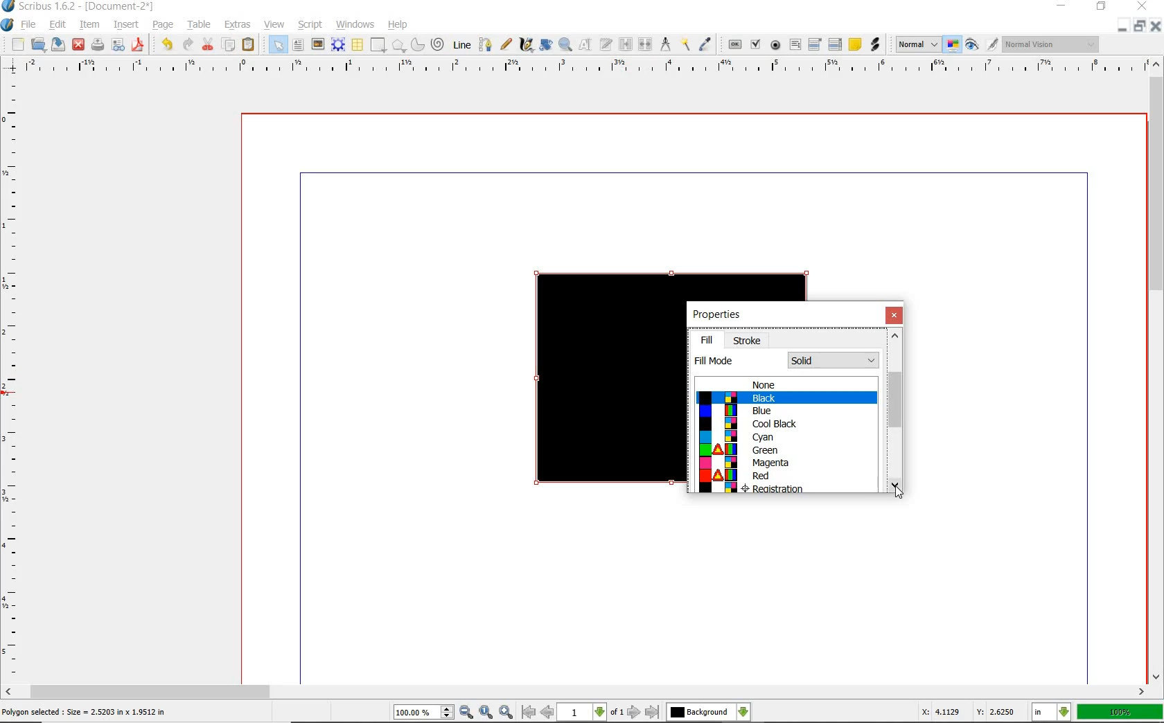 The height and width of the screenshot is (723, 1164). Describe the element at coordinates (526, 45) in the screenshot. I see `calligraphic line` at that location.